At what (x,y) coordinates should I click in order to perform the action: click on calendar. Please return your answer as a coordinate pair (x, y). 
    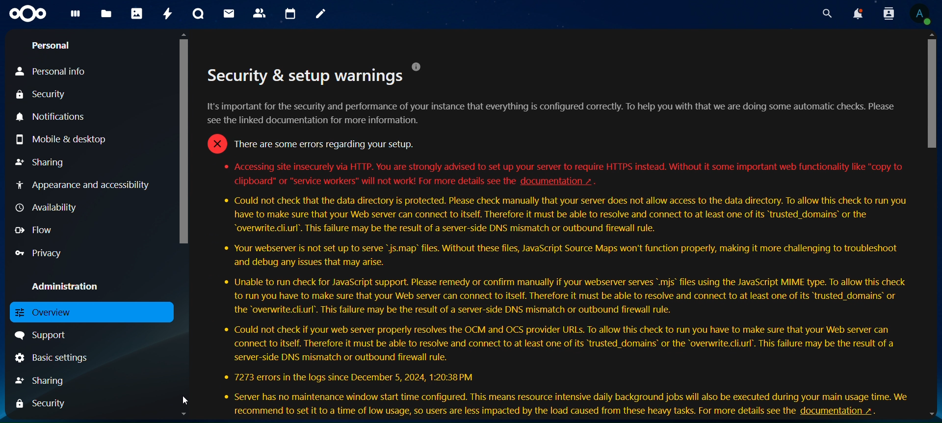
    Looking at the image, I should click on (291, 15).